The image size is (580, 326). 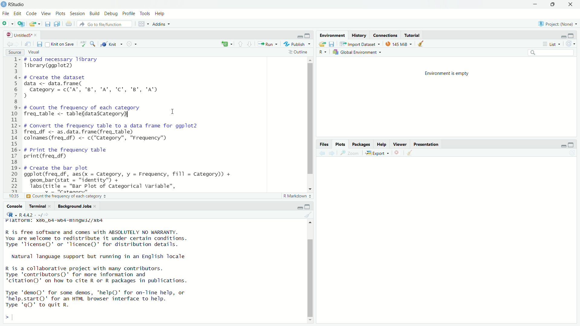 What do you see at coordinates (172, 111) in the screenshot?
I see `cursor` at bounding box center [172, 111].